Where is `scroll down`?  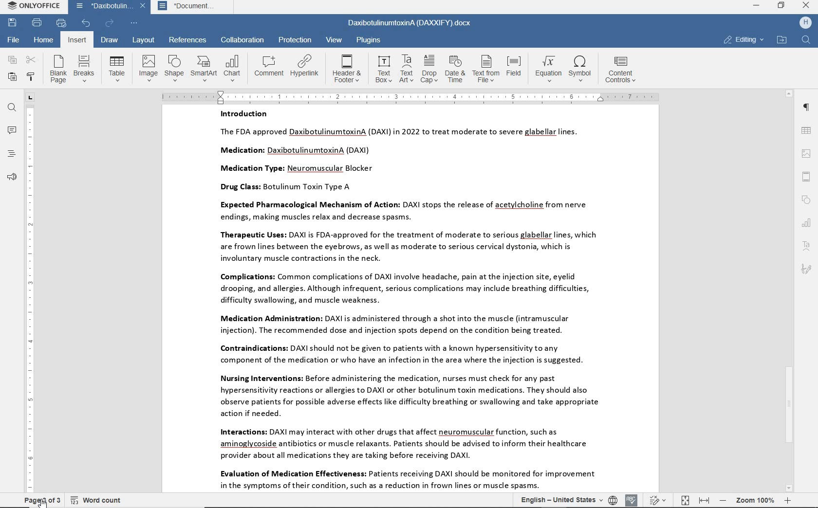
scroll down is located at coordinates (789, 489).